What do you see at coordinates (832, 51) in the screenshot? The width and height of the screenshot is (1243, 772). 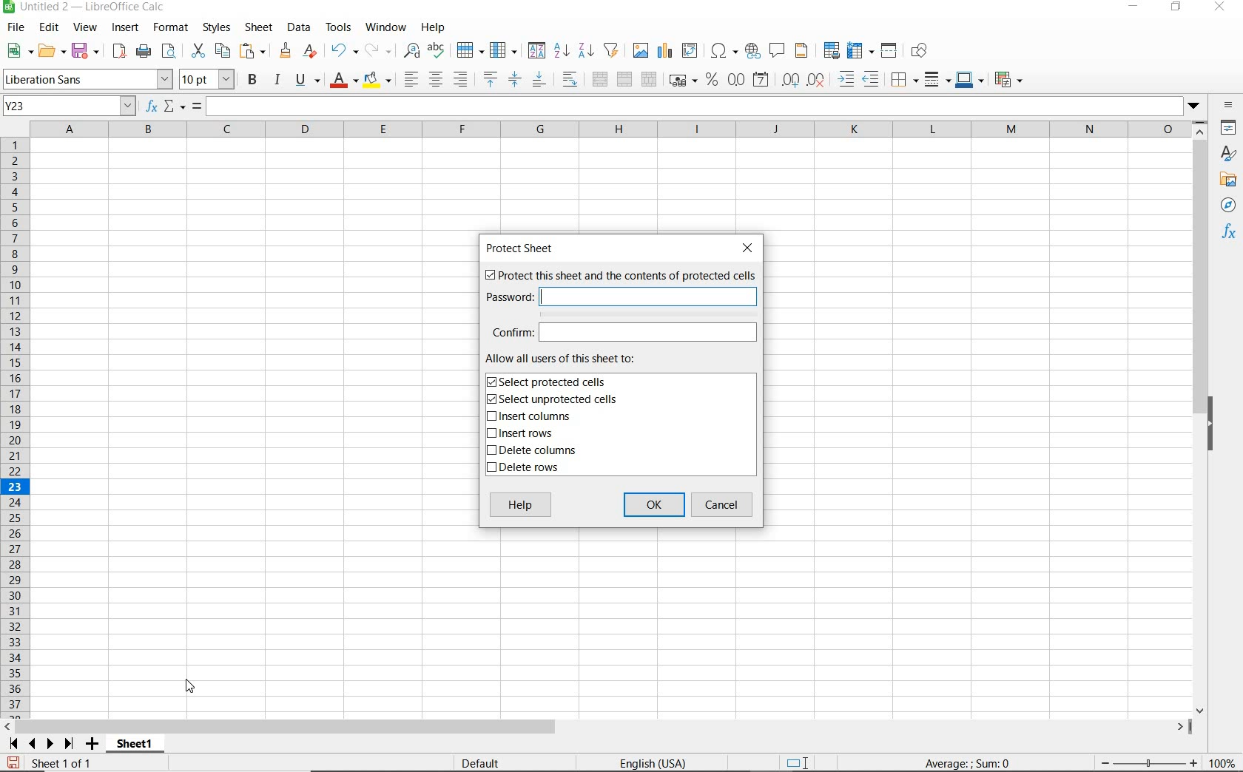 I see `DEFINE PRINT AREA` at bounding box center [832, 51].